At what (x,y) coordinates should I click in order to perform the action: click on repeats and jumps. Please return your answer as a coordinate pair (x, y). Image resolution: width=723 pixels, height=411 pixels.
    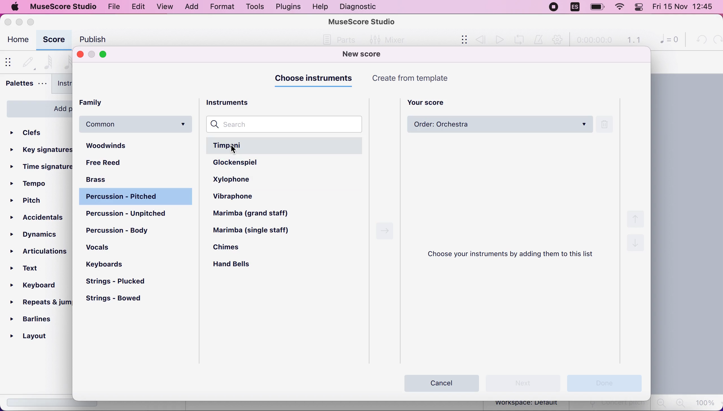
    Looking at the image, I should click on (39, 302).